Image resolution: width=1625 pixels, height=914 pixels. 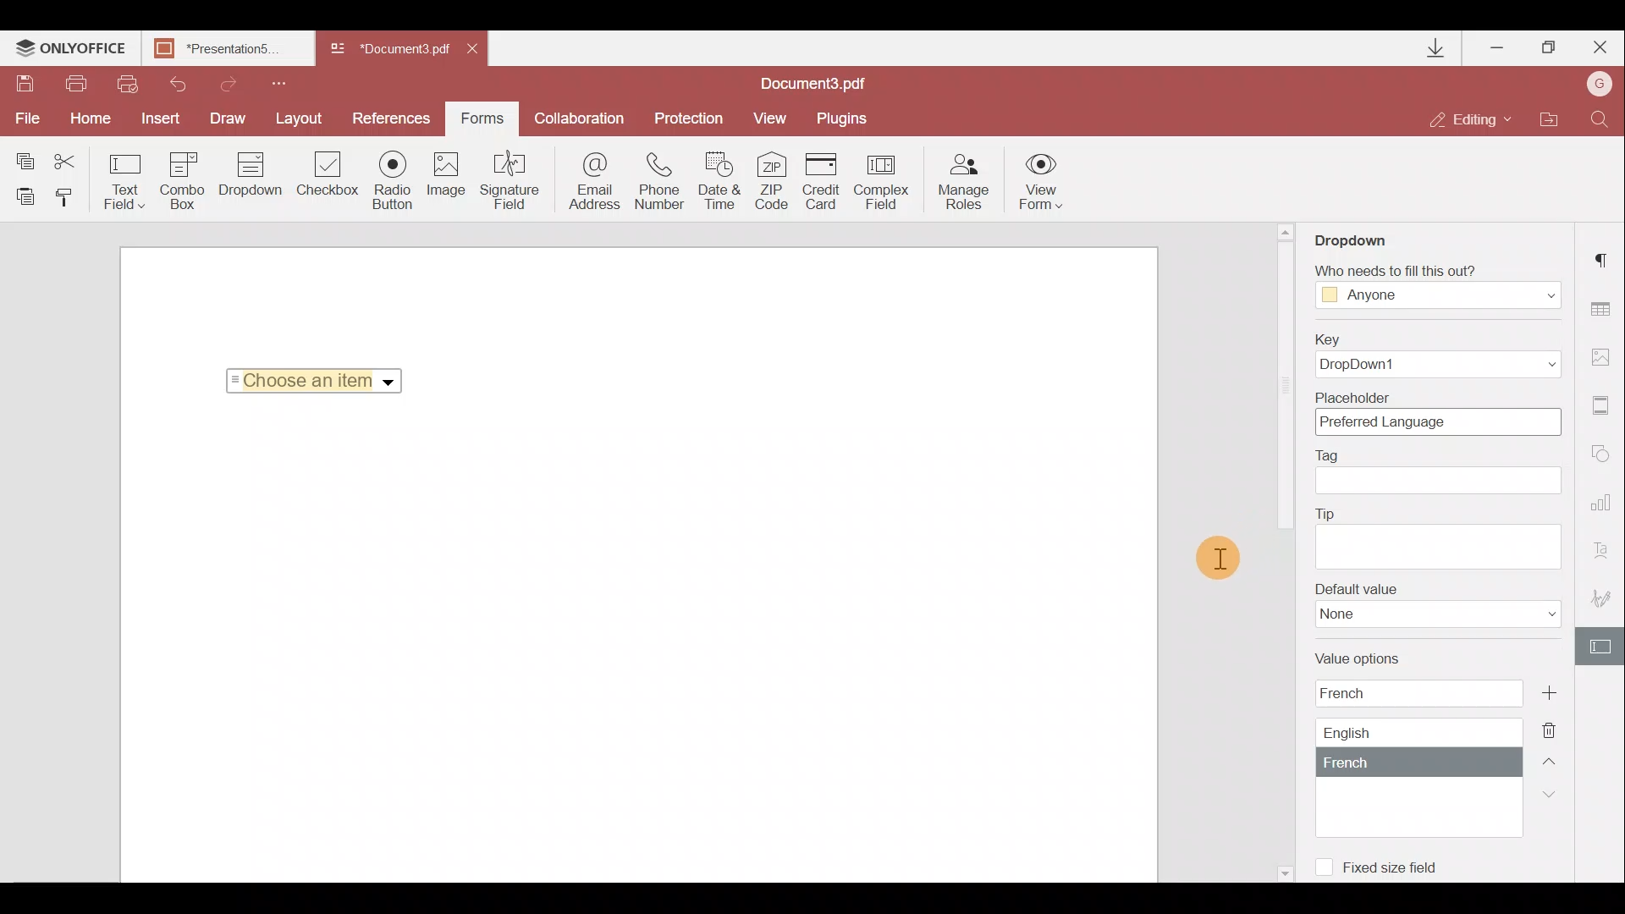 I want to click on Presentation5, so click(x=224, y=50).